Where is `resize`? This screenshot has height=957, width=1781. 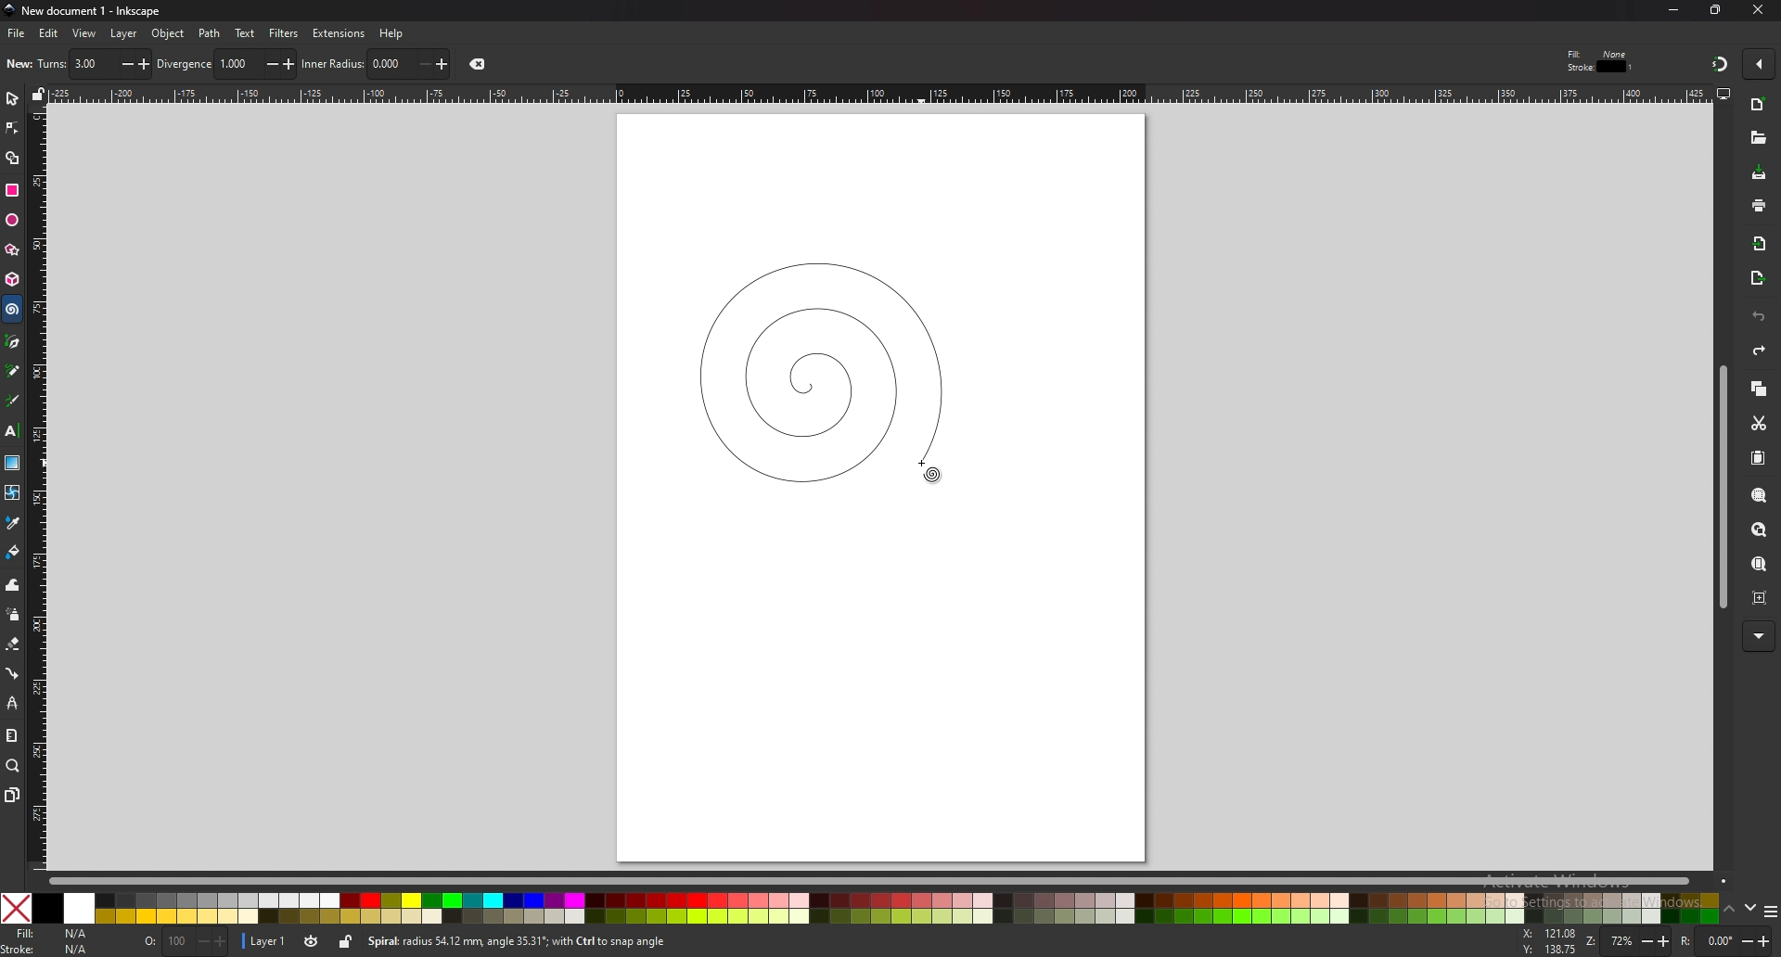 resize is located at coordinates (1716, 11).